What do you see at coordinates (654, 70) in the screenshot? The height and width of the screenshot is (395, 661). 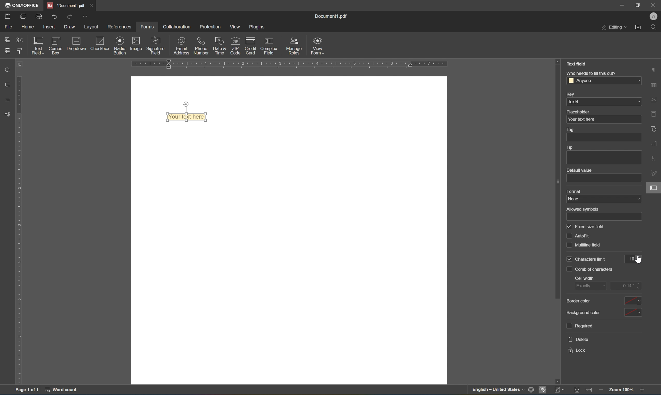 I see `paragraph settings` at bounding box center [654, 70].